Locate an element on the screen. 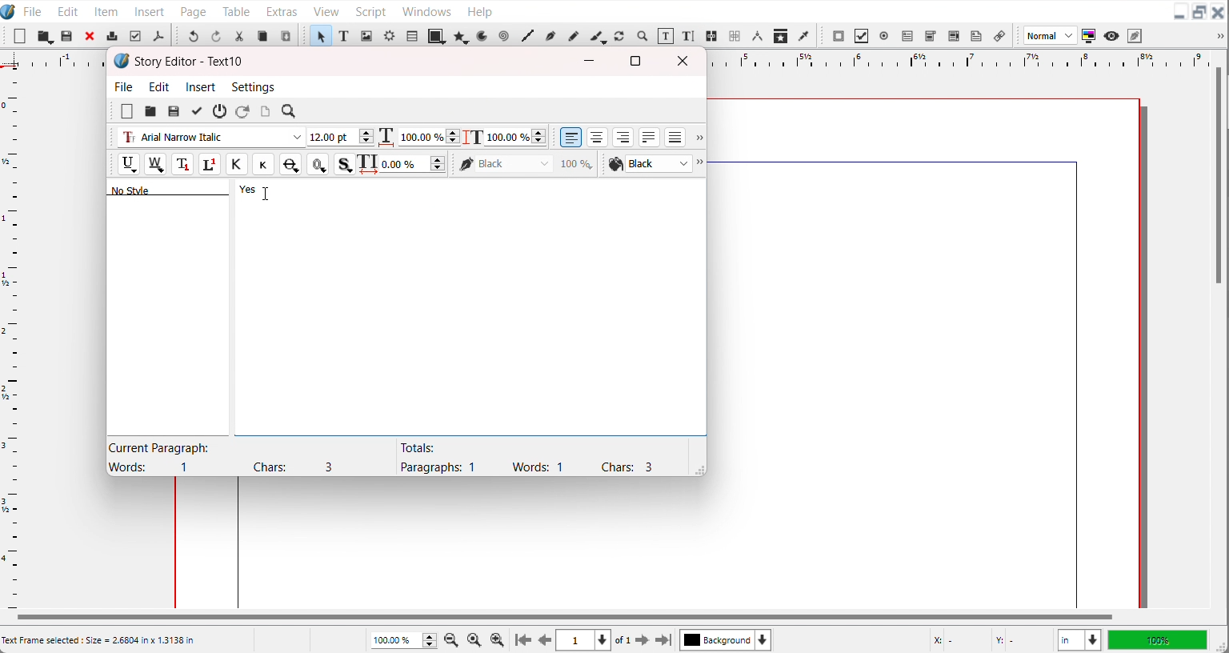 This screenshot has width=1229, height=653. Font size adjuster is located at coordinates (340, 137).